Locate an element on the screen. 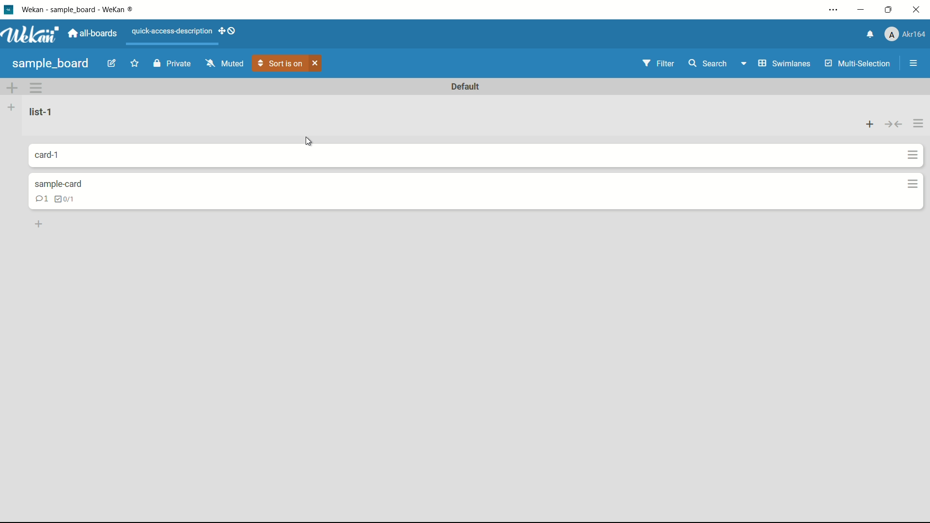 The height and width of the screenshot is (523, 930). comments is located at coordinates (39, 199).